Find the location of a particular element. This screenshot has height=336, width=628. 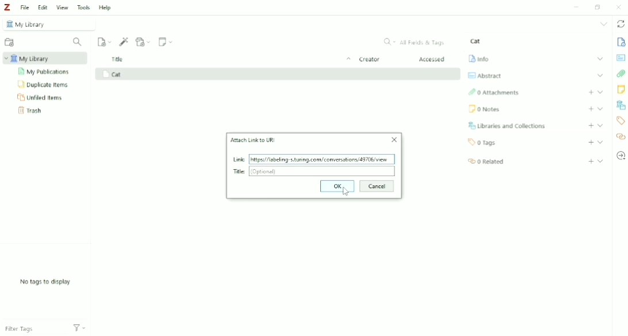

Filter Collections is located at coordinates (78, 42).